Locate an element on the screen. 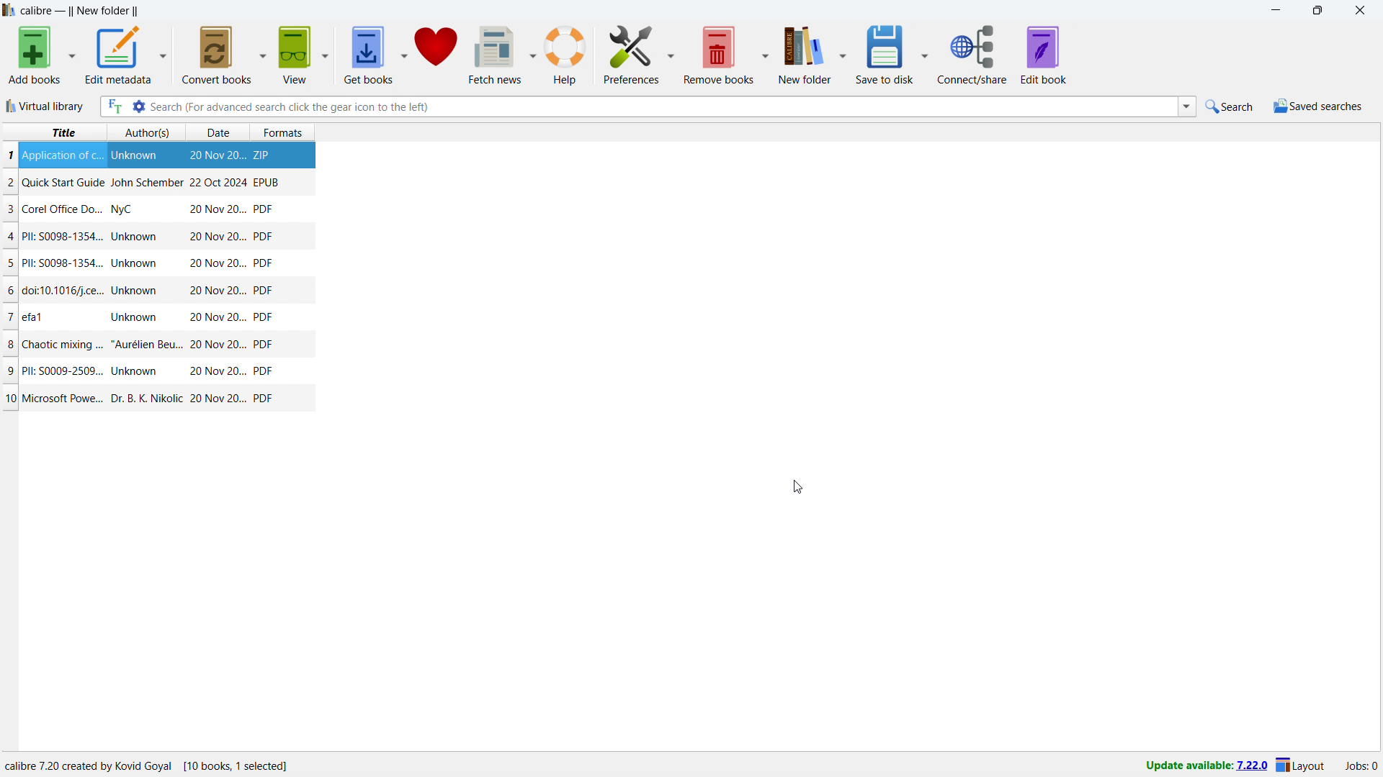  Title is located at coordinates (63, 343).